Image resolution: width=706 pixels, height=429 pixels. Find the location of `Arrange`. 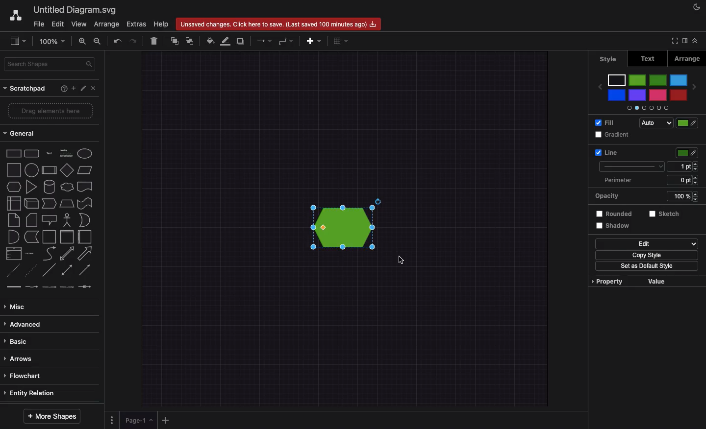

Arrange is located at coordinates (106, 24).